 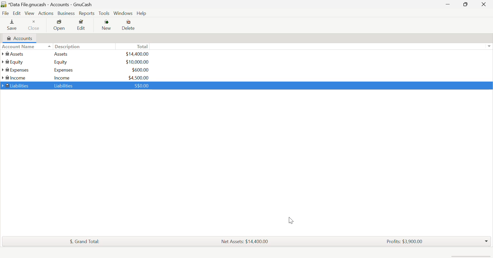 I want to click on Minimize, so click(x=466, y=5).